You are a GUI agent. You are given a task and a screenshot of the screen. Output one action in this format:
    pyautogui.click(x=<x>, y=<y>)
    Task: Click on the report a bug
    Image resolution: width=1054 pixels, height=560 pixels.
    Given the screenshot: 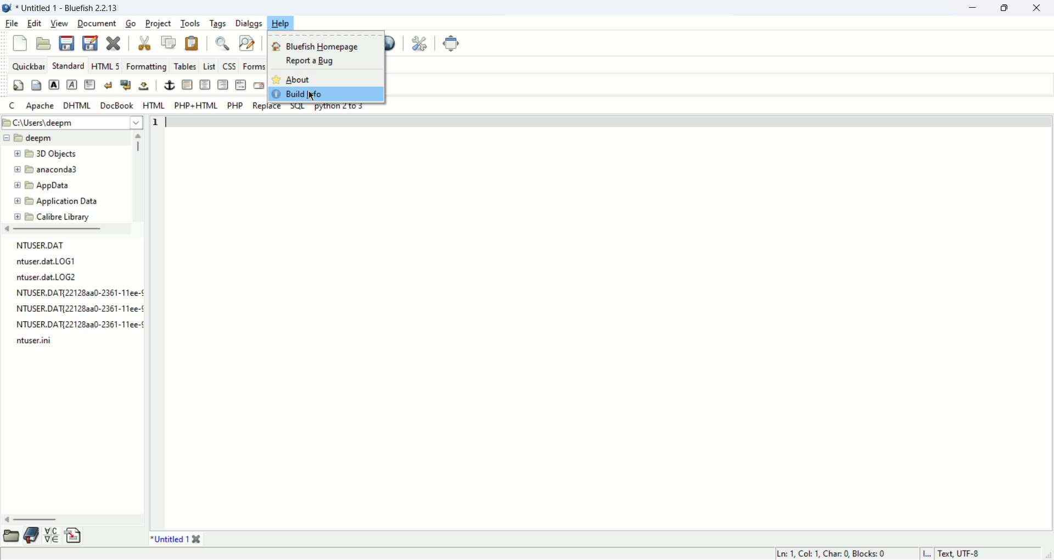 What is the action you would take?
    pyautogui.click(x=304, y=60)
    